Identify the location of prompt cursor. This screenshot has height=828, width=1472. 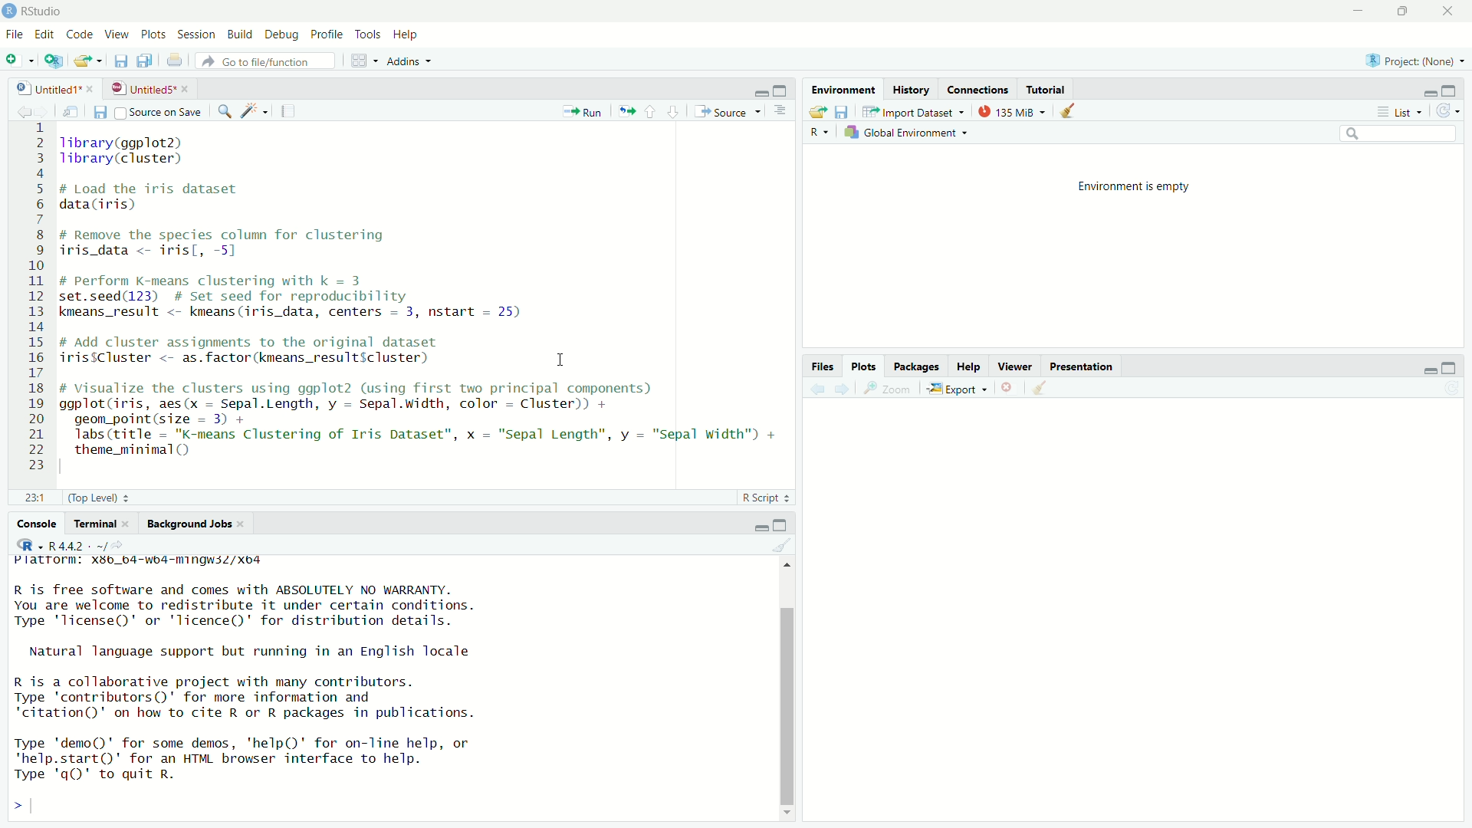
(13, 808).